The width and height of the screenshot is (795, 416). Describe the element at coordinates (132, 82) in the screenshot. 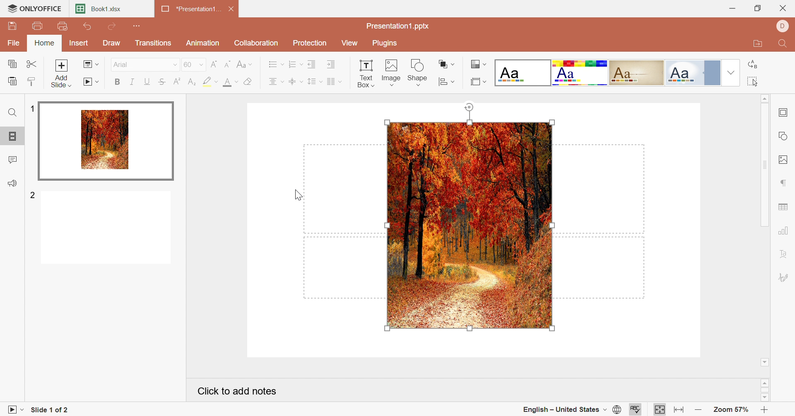

I see `Italic` at that location.